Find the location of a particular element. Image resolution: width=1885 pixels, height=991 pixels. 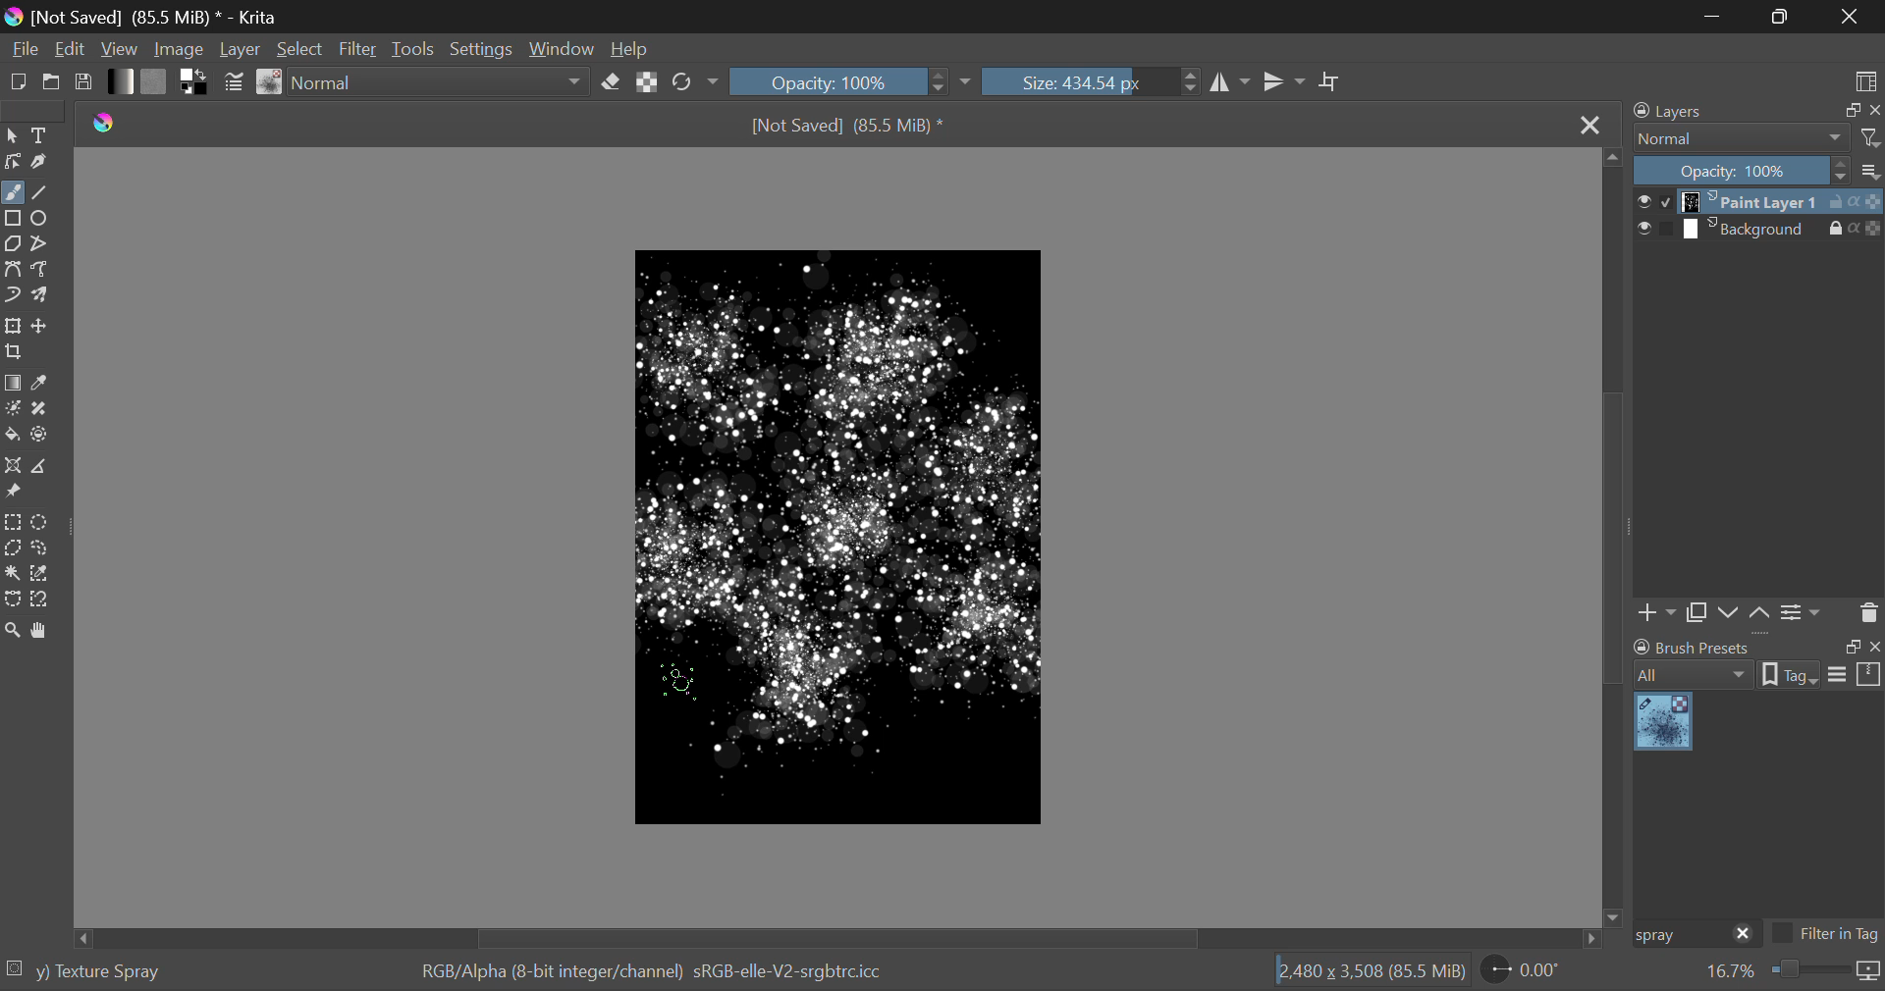

Filter is located at coordinates (358, 49).